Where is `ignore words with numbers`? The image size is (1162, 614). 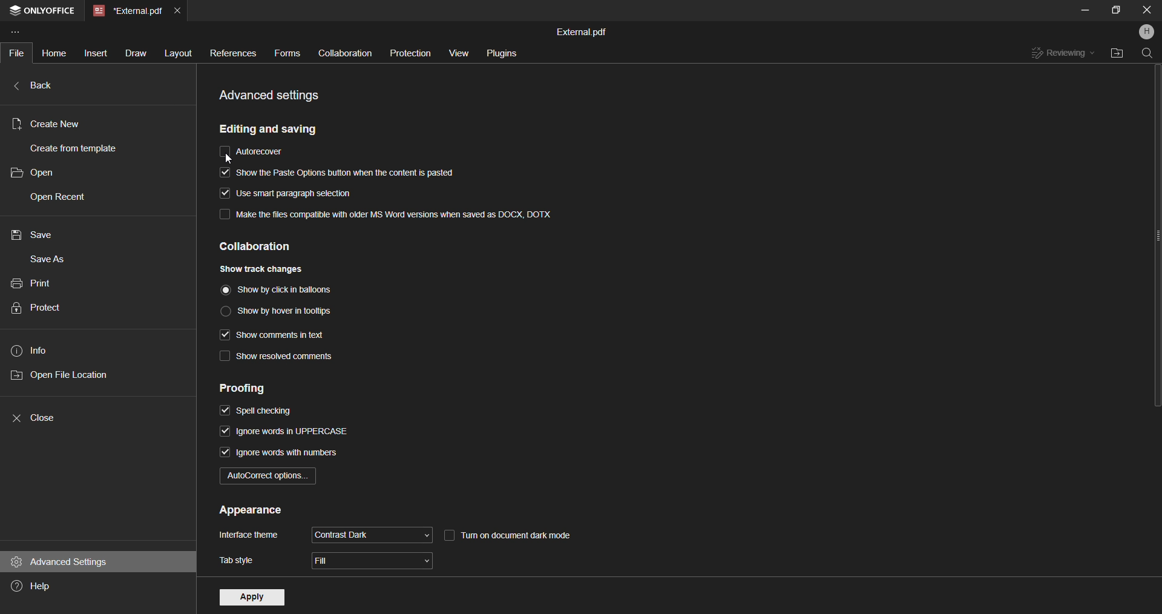 ignore words with numbers is located at coordinates (281, 456).